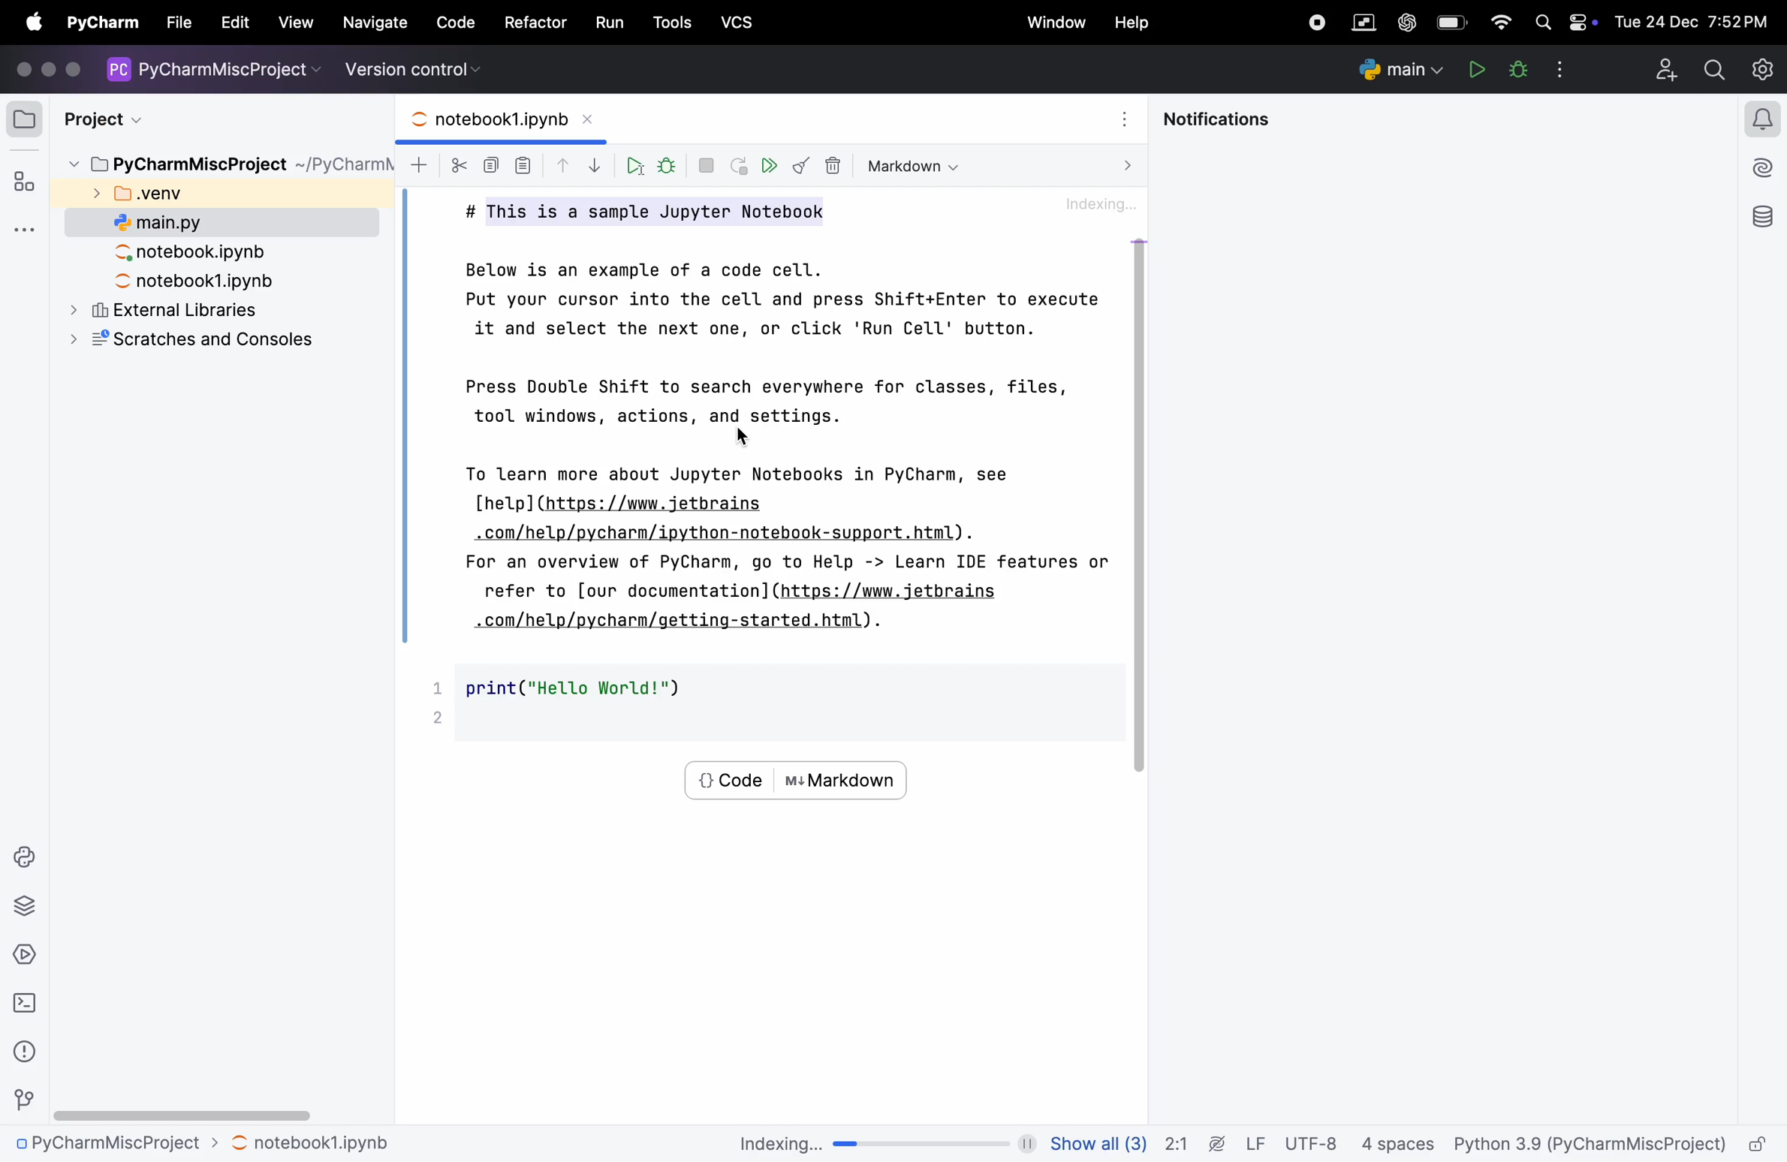  Describe the element at coordinates (29, 21) in the screenshot. I see `apple menu` at that location.